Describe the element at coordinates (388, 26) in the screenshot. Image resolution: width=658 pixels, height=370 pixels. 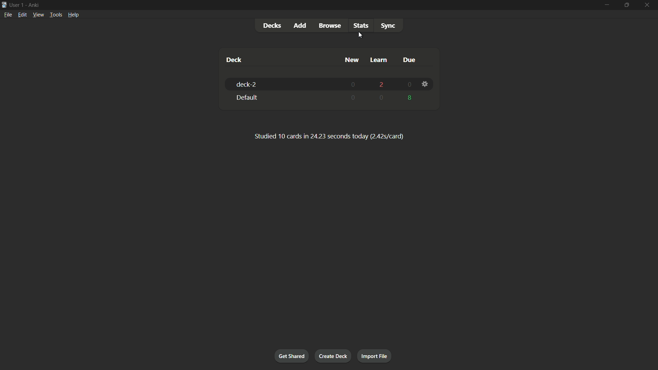
I see `Sync` at that location.